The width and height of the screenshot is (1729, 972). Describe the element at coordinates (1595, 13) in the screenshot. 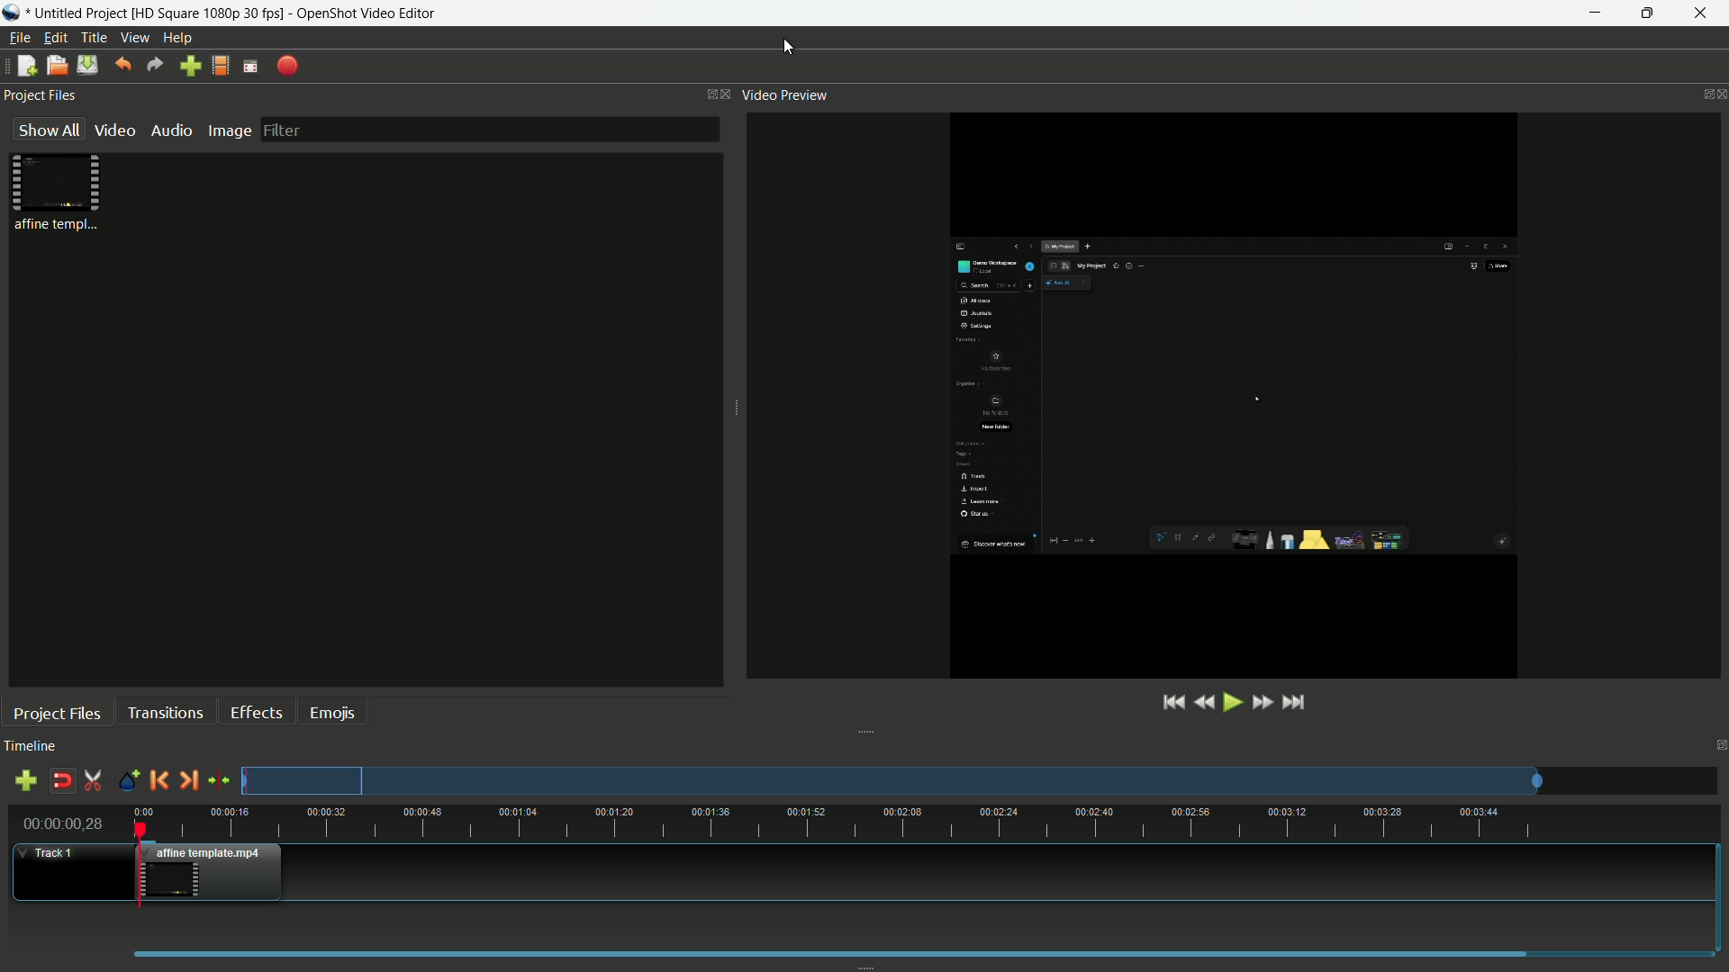

I see `minimize` at that location.